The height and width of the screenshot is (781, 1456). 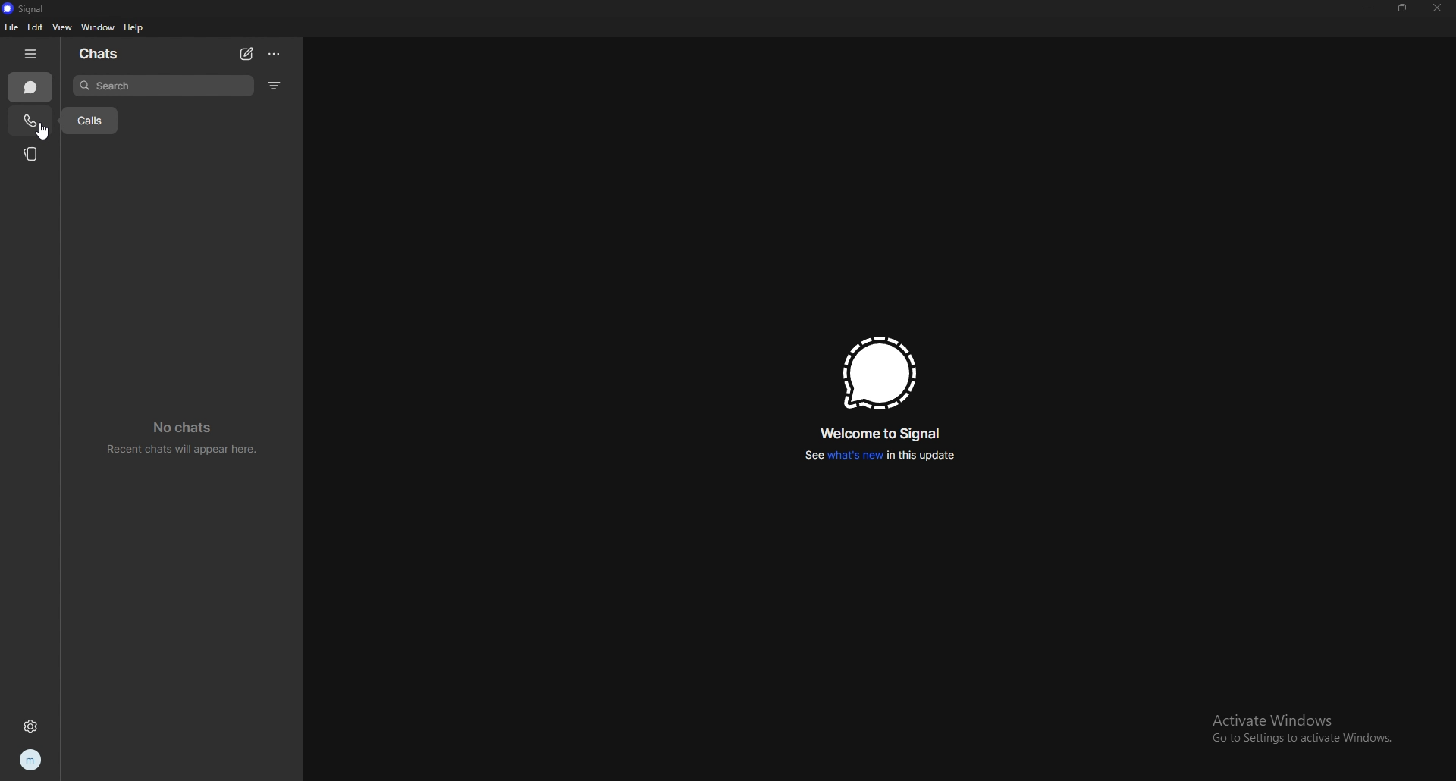 What do you see at coordinates (135, 27) in the screenshot?
I see `help` at bounding box center [135, 27].